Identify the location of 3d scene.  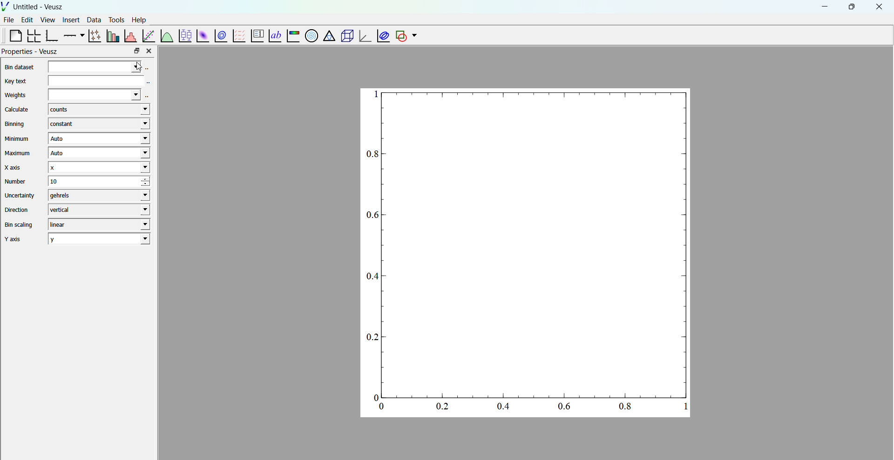
(345, 36).